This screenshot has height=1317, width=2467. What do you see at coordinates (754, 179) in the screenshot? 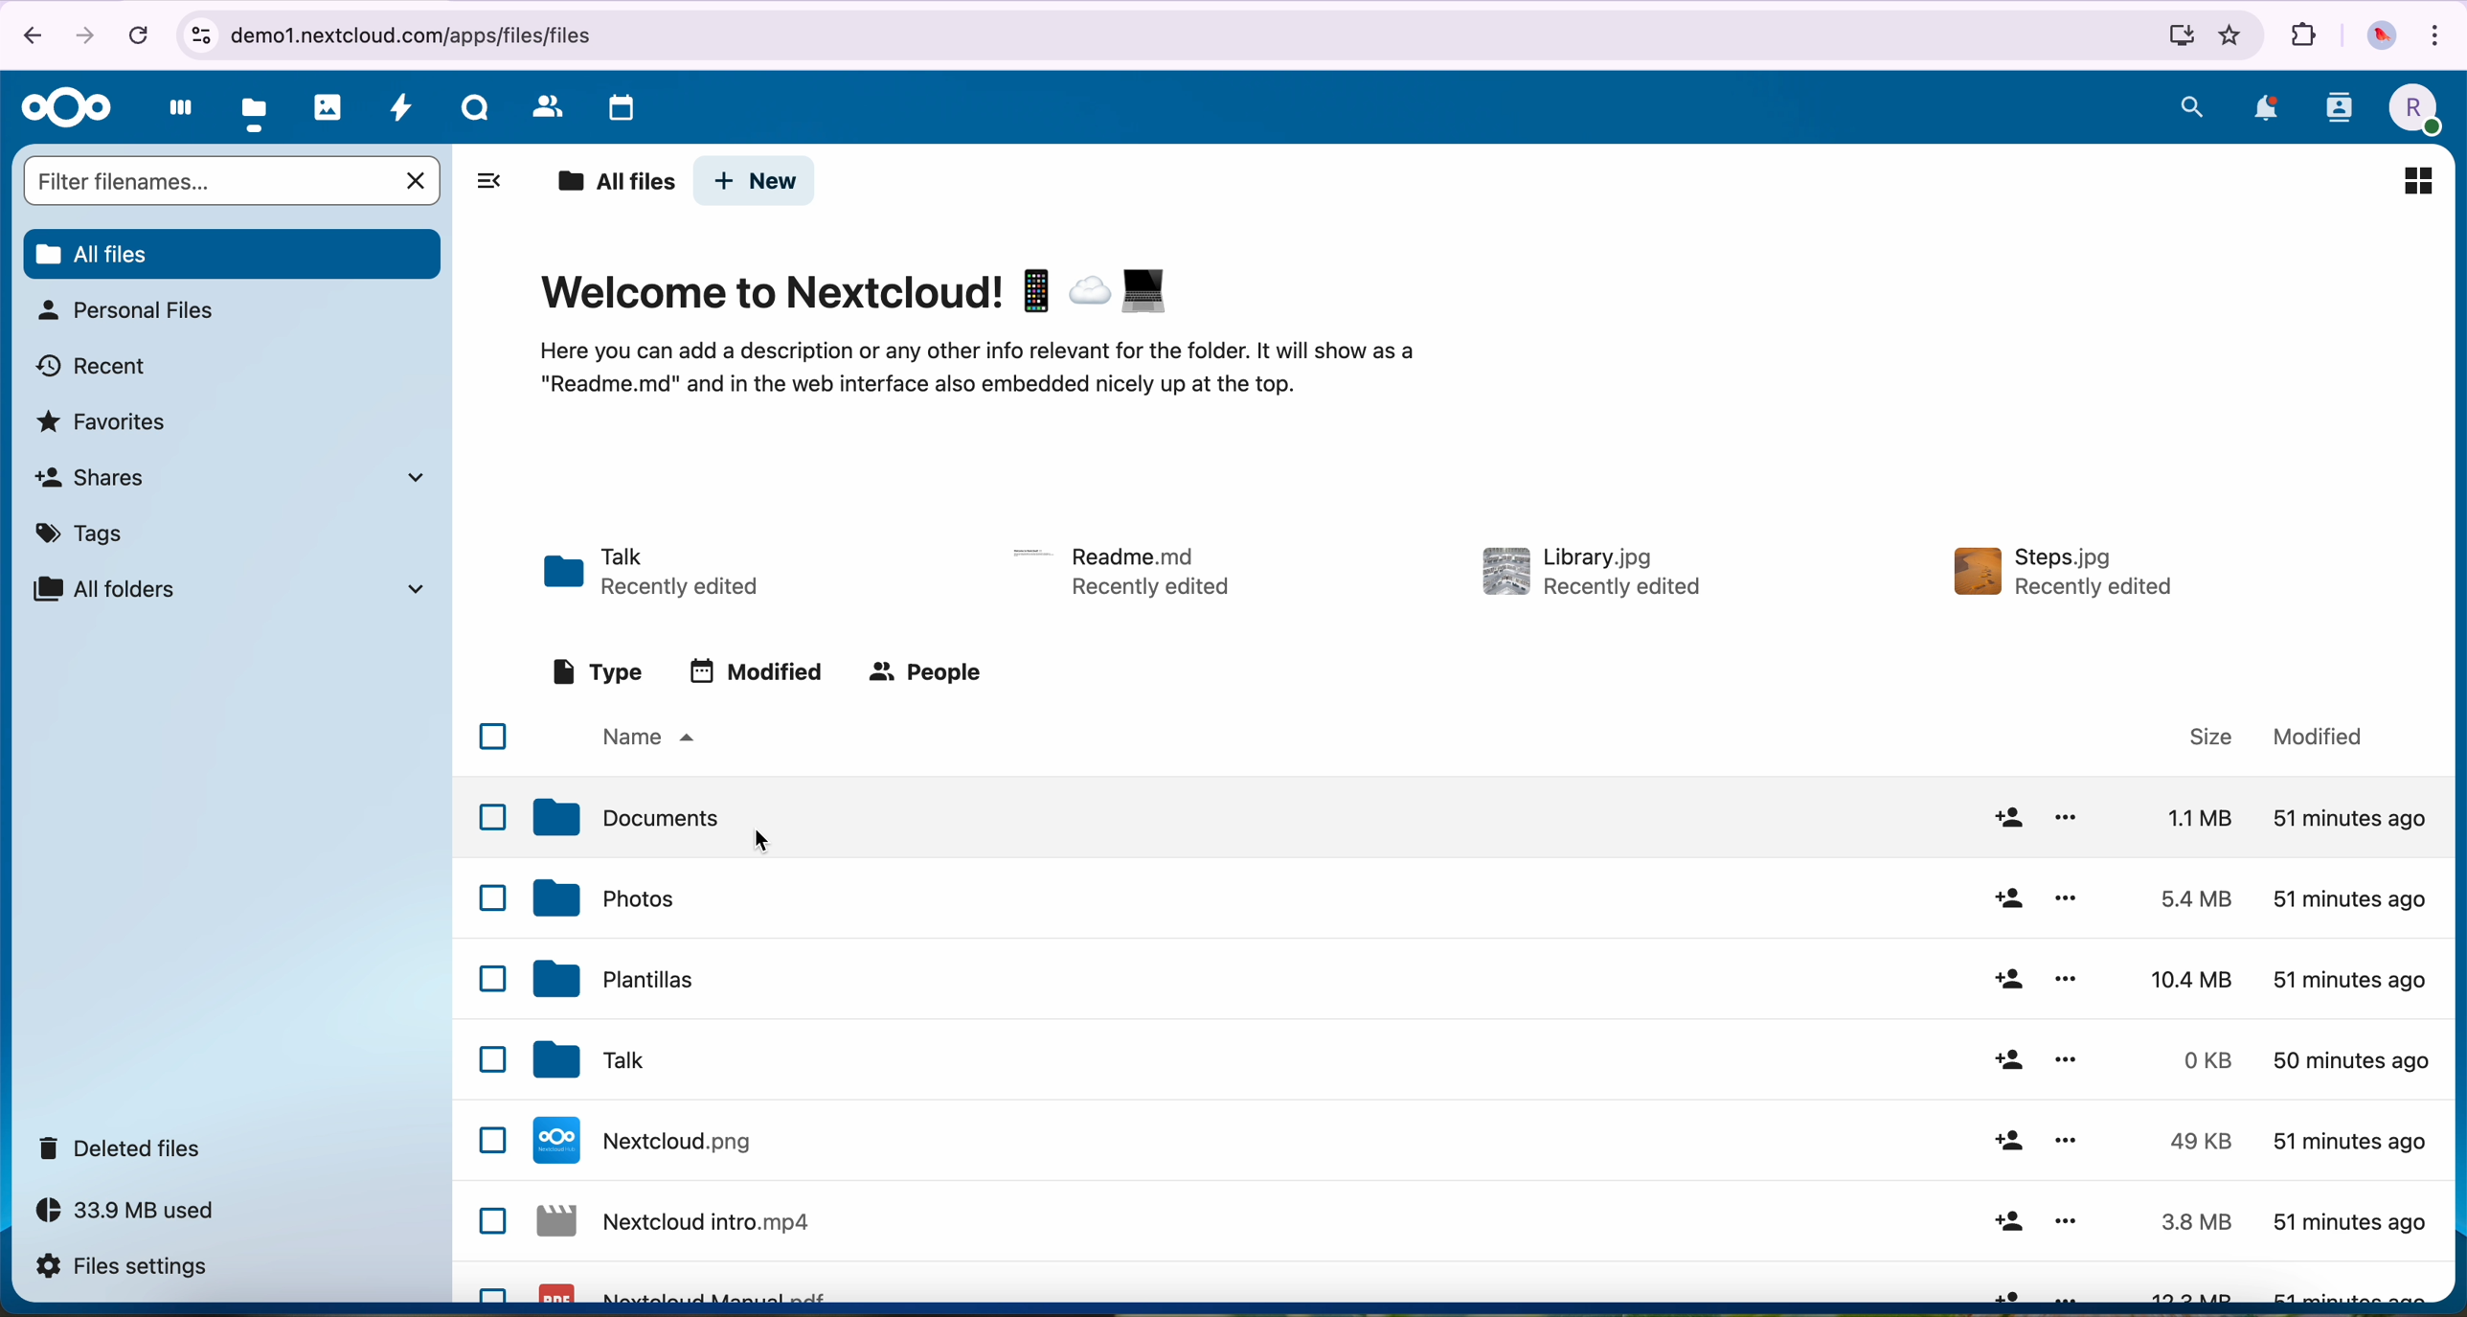
I see `new button` at bounding box center [754, 179].